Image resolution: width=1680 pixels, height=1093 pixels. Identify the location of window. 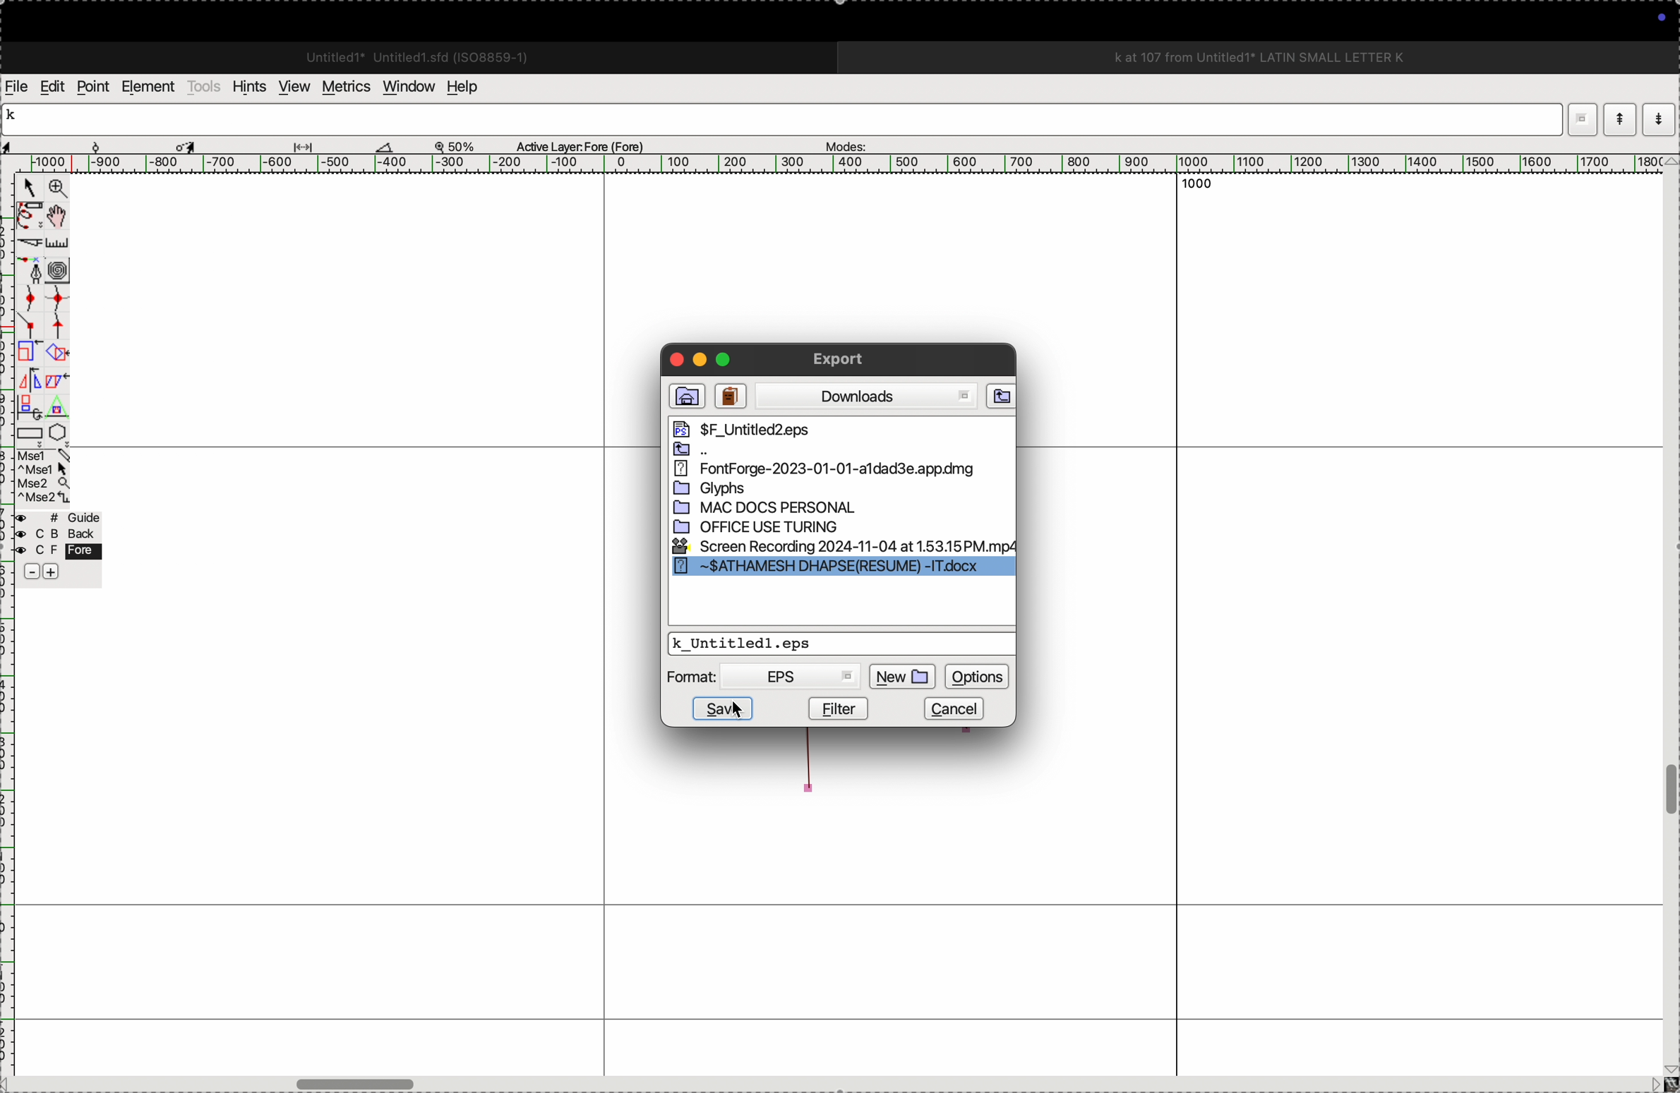
(406, 85).